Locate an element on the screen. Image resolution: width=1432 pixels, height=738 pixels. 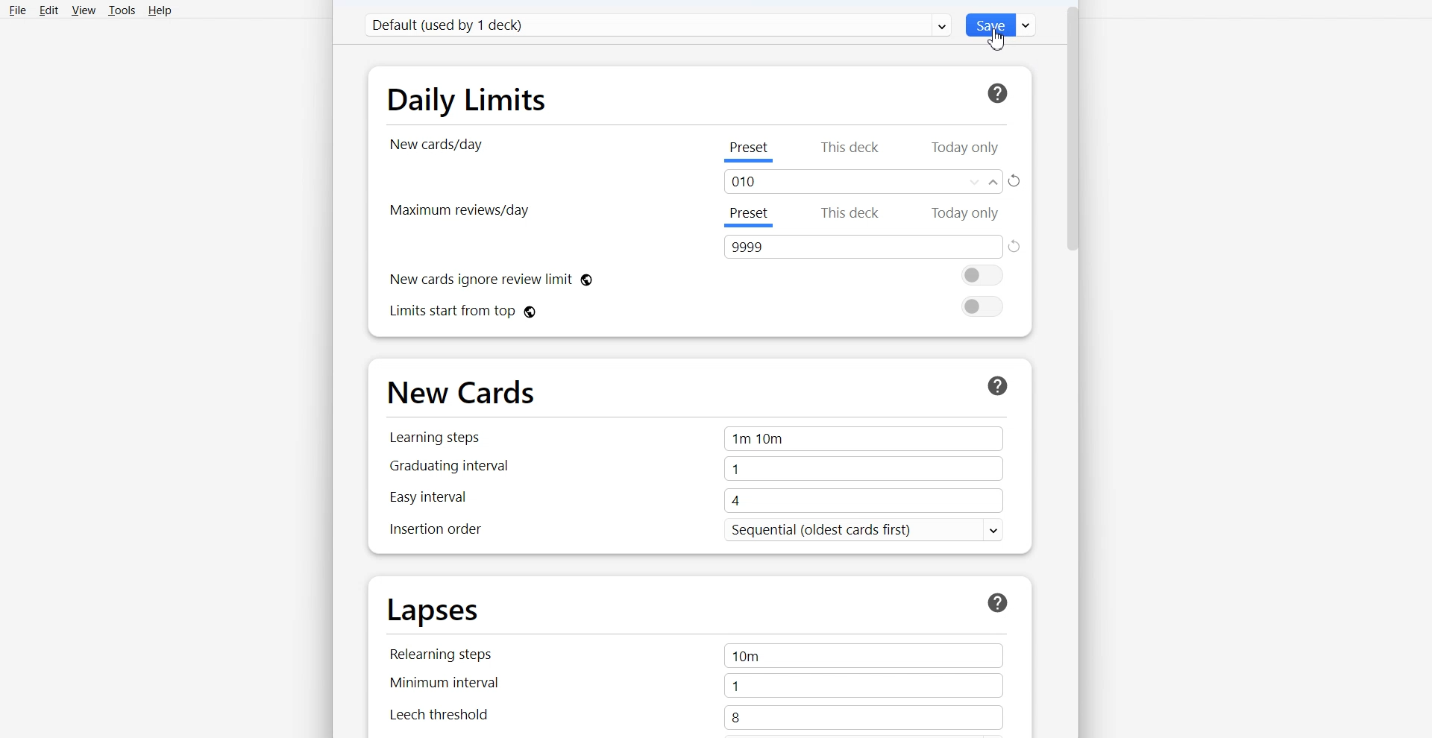
Leech threshold is located at coordinates (439, 719).